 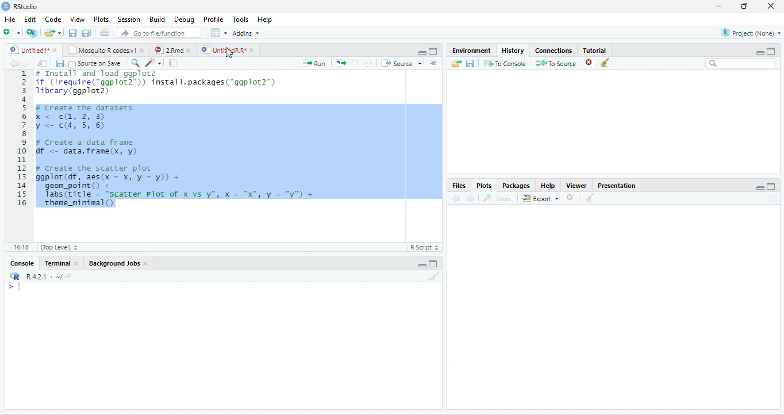 I want to click on Load history from an existing file, so click(x=455, y=64).